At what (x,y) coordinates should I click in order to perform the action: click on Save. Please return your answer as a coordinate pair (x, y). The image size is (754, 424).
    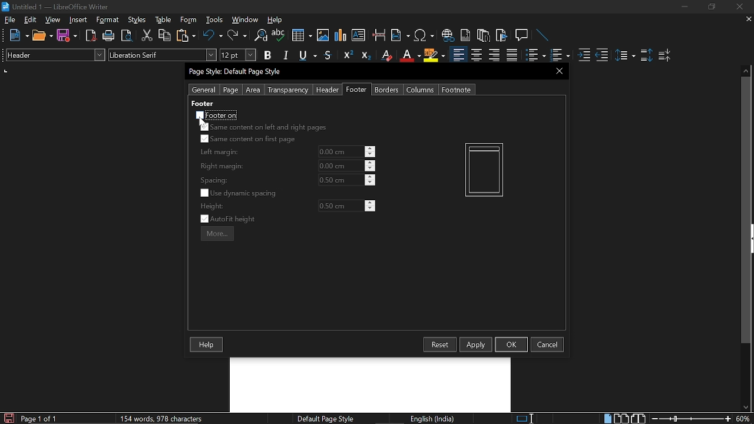
    Looking at the image, I should click on (67, 36).